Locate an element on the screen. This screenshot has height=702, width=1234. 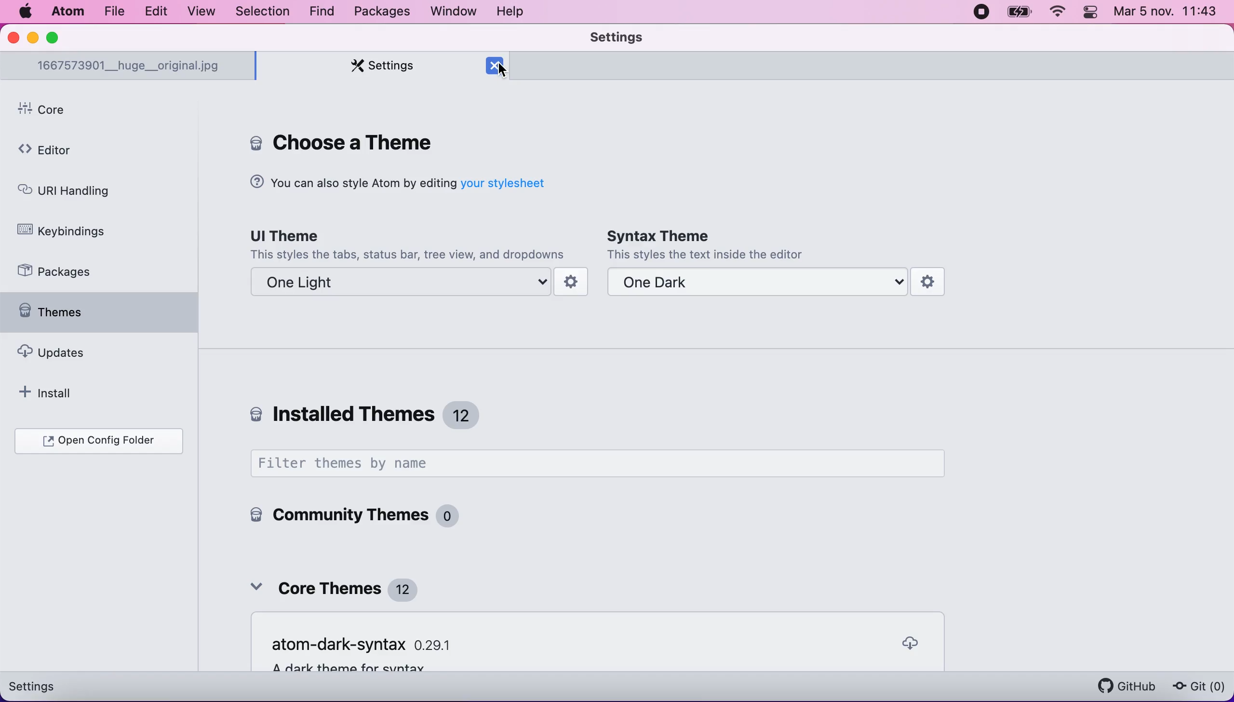
keybindings is located at coordinates (74, 231).